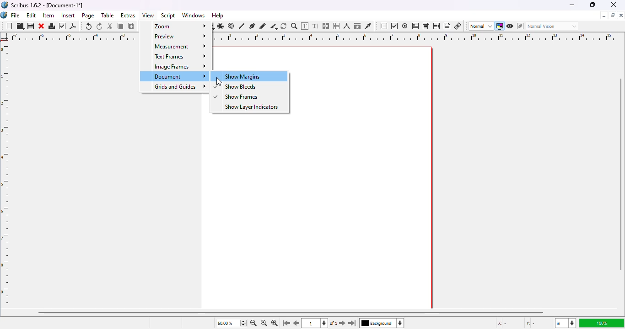 The image size is (625, 329). What do you see at coordinates (9, 27) in the screenshot?
I see `new` at bounding box center [9, 27].